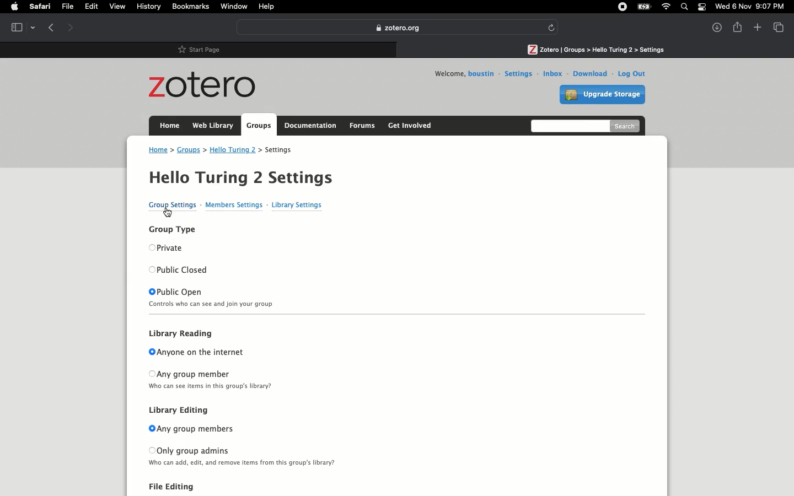 The width and height of the screenshot is (794, 496). Describe the element at coordinates (738, 26) in the screenshot. I see `Share` at that location.